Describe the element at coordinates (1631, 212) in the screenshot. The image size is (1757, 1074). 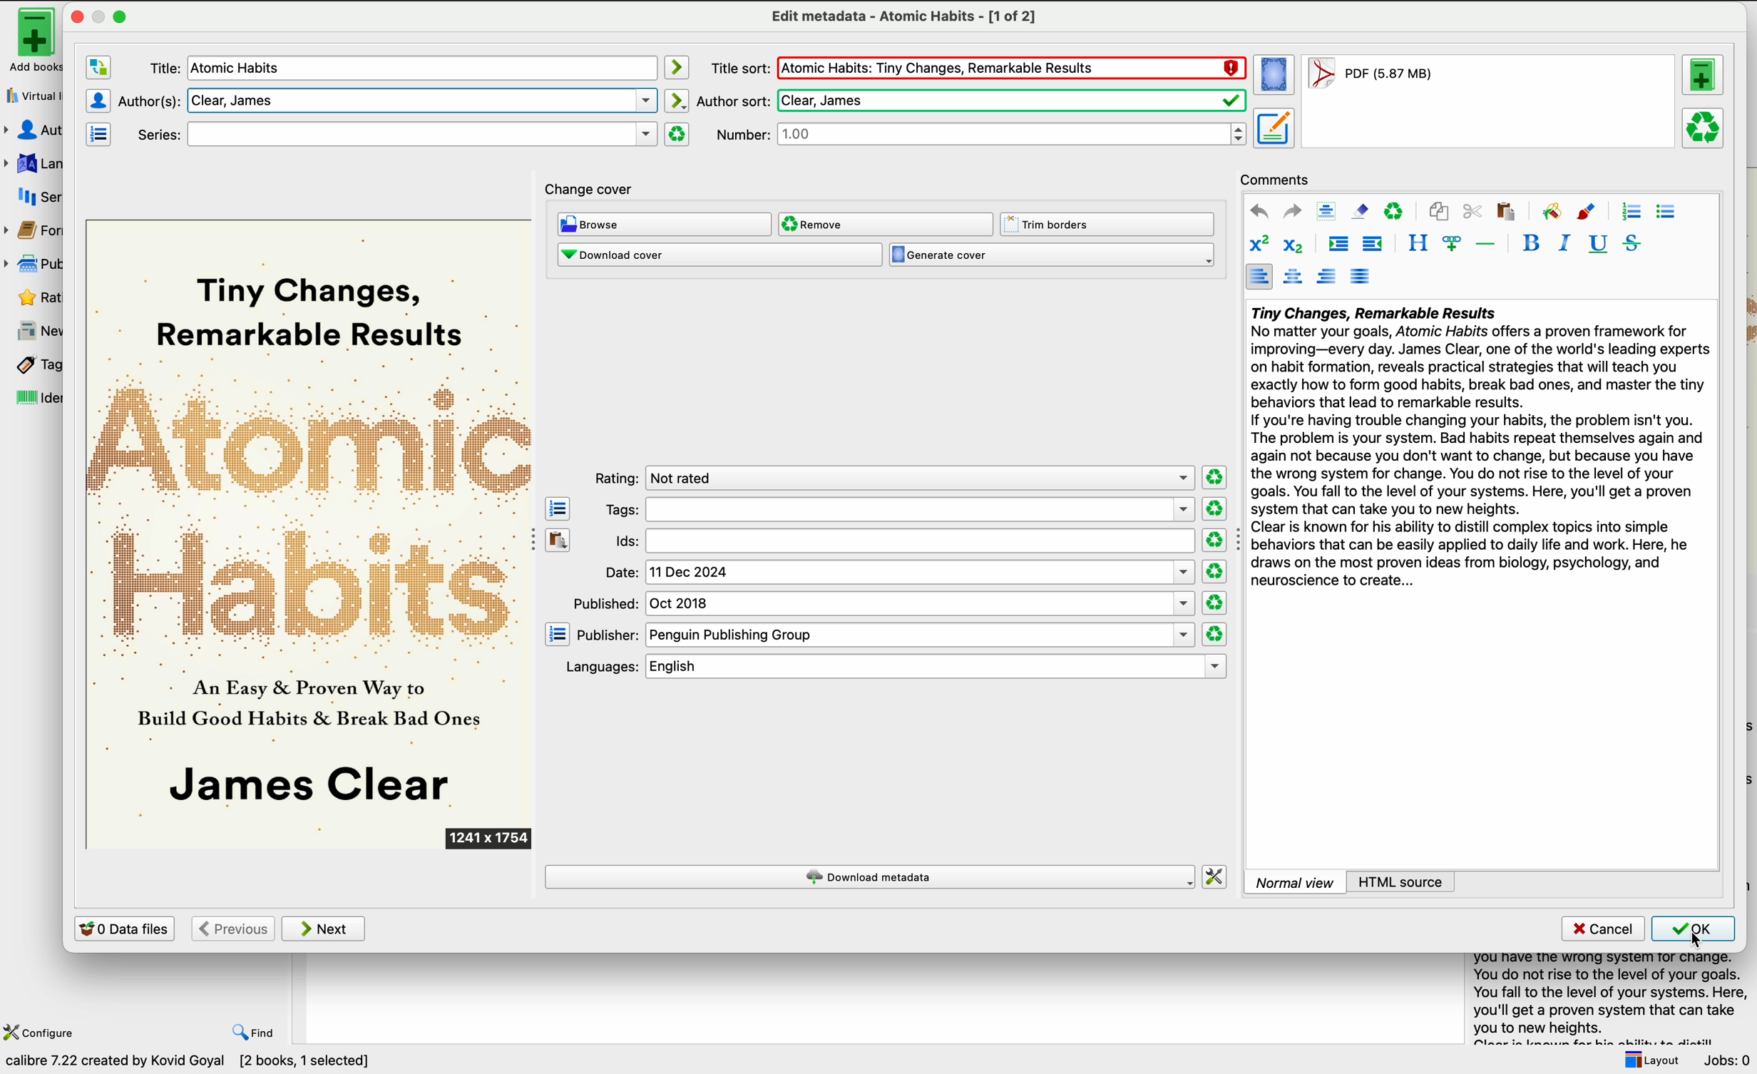
I see `ordered list` at that location.